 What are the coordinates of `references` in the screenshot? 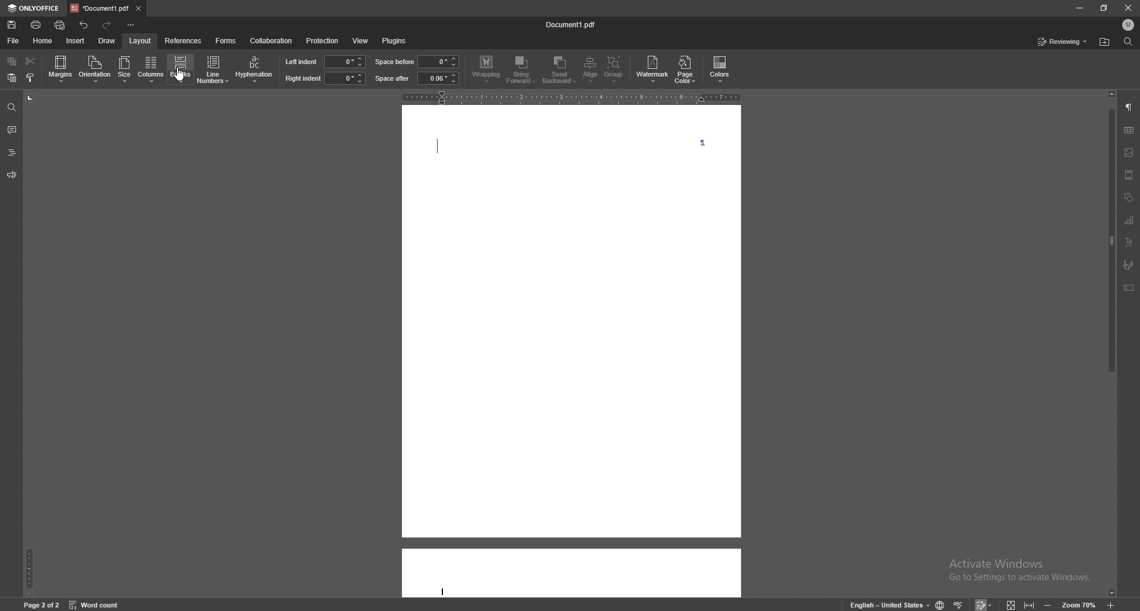 It's located at (183, 40).